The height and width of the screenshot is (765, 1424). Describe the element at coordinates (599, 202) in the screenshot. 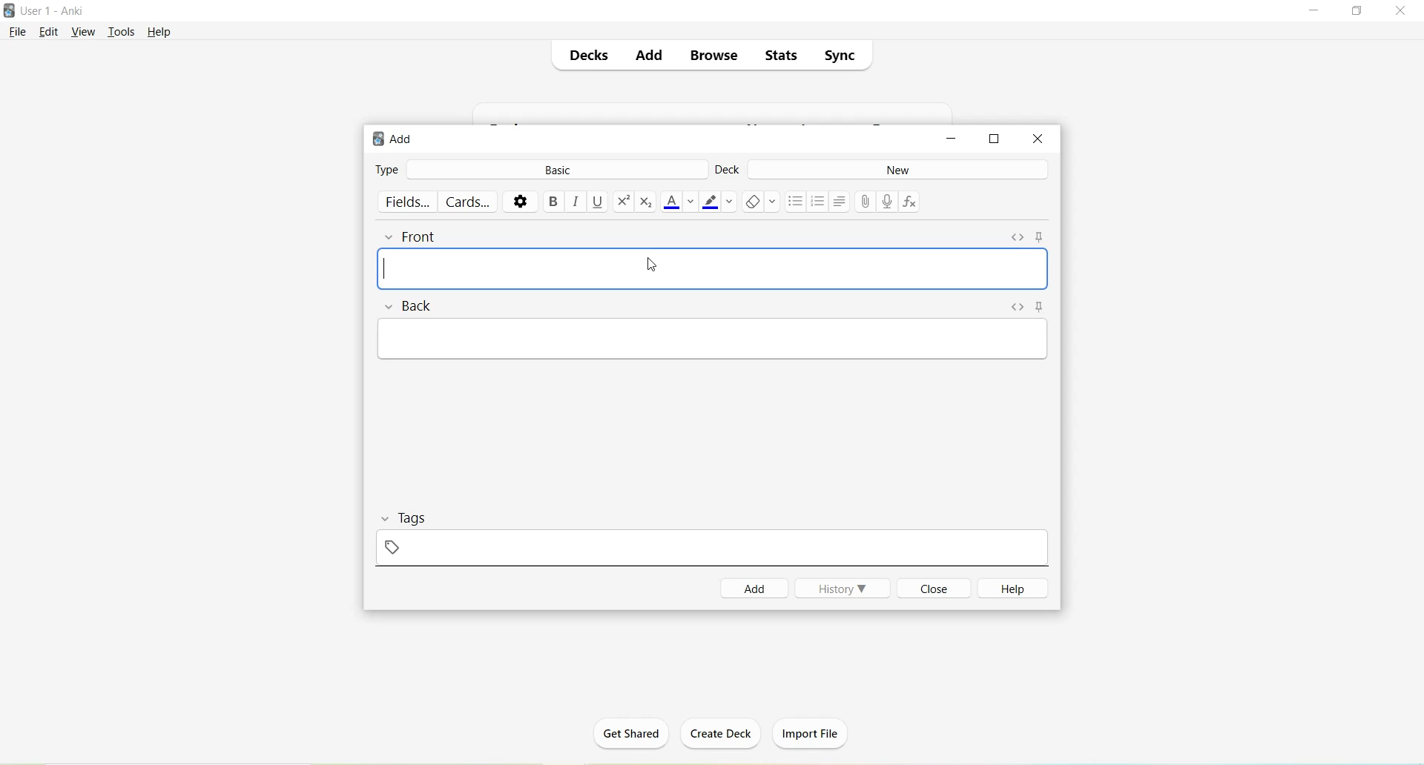

I see `Underline` at that location.